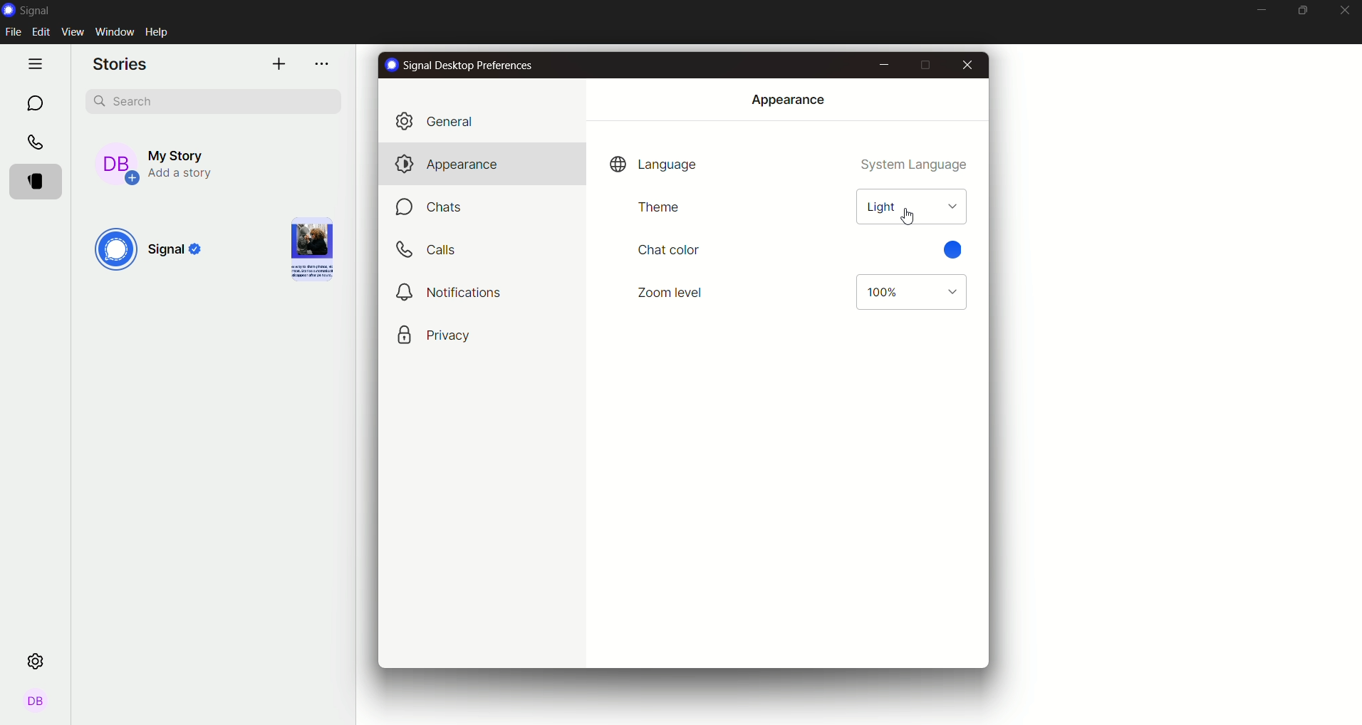 This screenshot has width=1362, height=725. What do you see at coordinates (1344, 12) in the screenshot?
I see `close` at bounding box center [1344, 12].